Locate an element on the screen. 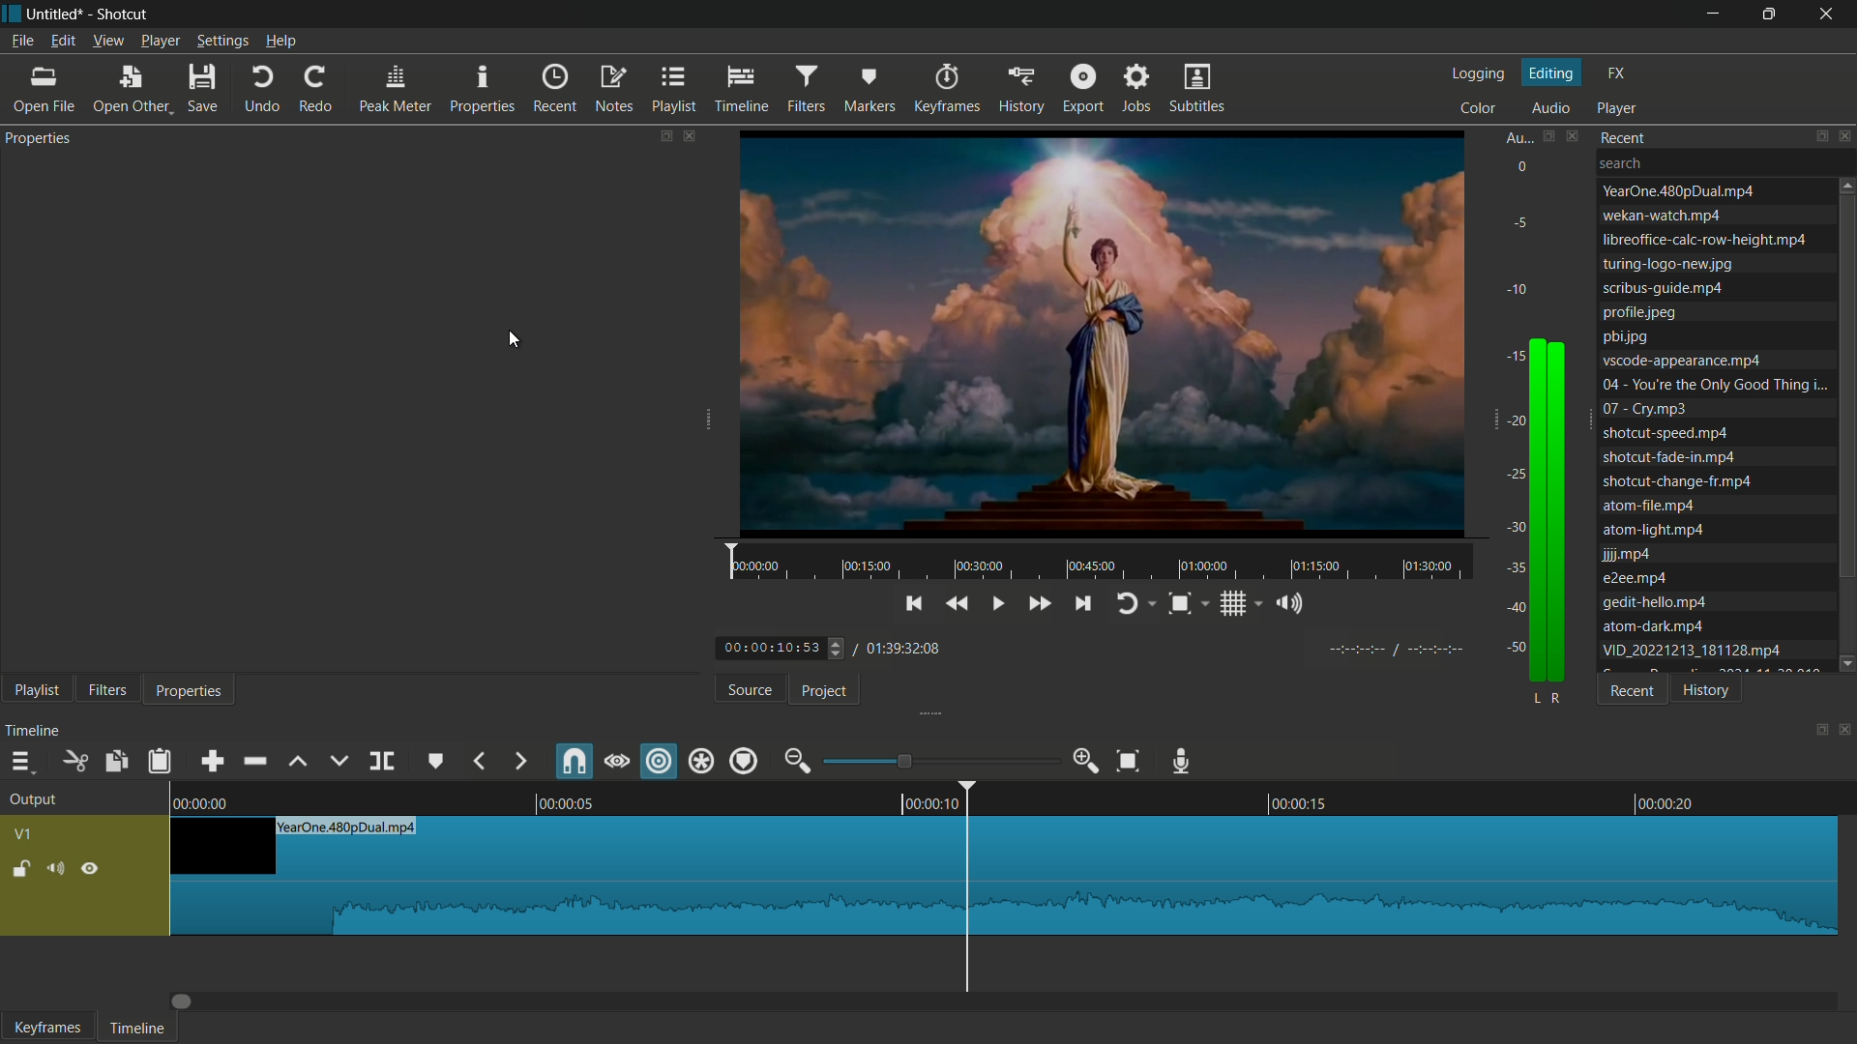 The height and width of the screenshot is (1044, 1857). scrub while dragging is located at coordinates (616, 762).